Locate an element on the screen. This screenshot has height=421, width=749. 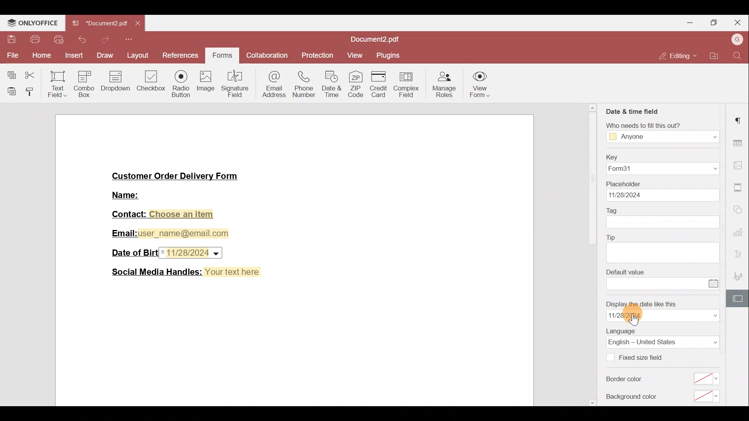
ONLYOFFICE is located at coordinates (32, 21).